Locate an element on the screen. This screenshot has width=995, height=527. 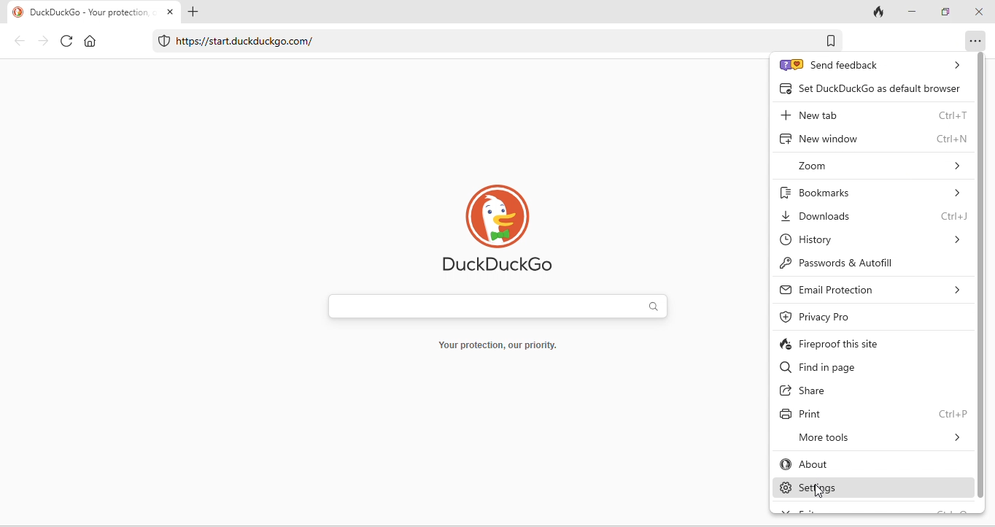
add new tab is located at coordinates (195, 12).